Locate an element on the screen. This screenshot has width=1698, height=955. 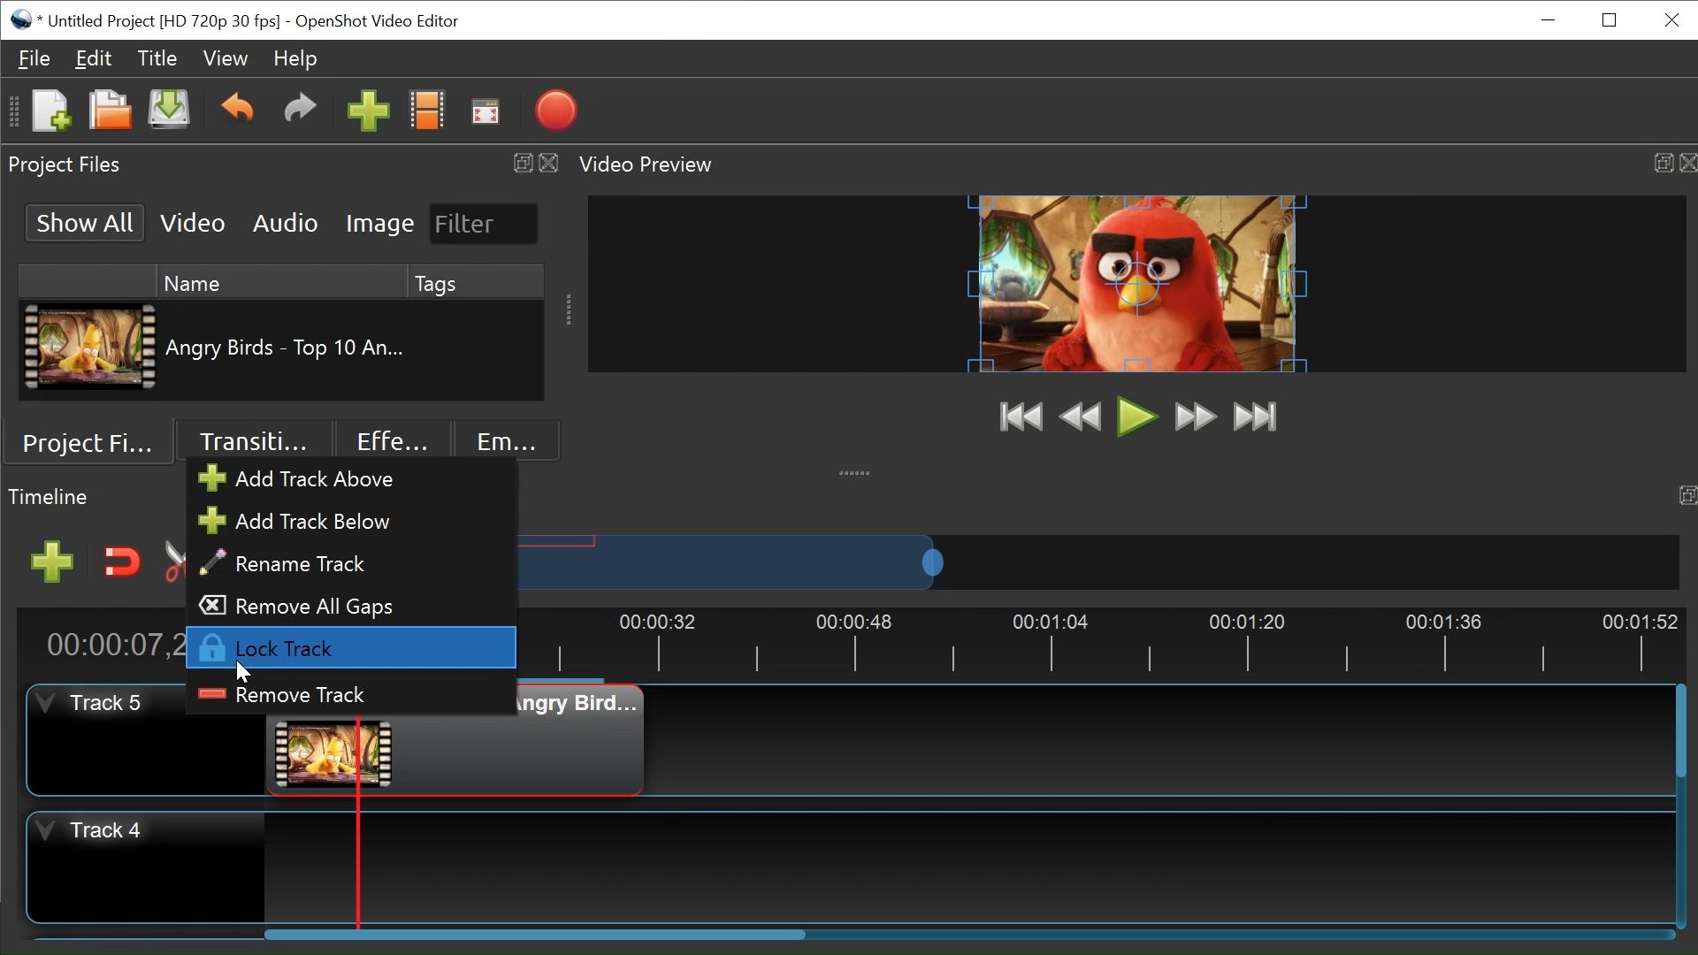
Filter is located at coordinates (478, 223).